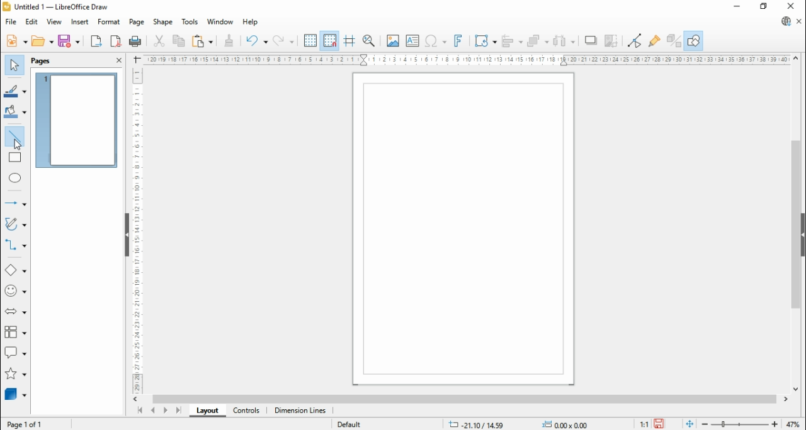 The height and width of the screenshot is (430, 806). What do you see at coordinates (26, 423) in the screenshot?
I see `page 1 of 1` at bounding box center [26, 423].